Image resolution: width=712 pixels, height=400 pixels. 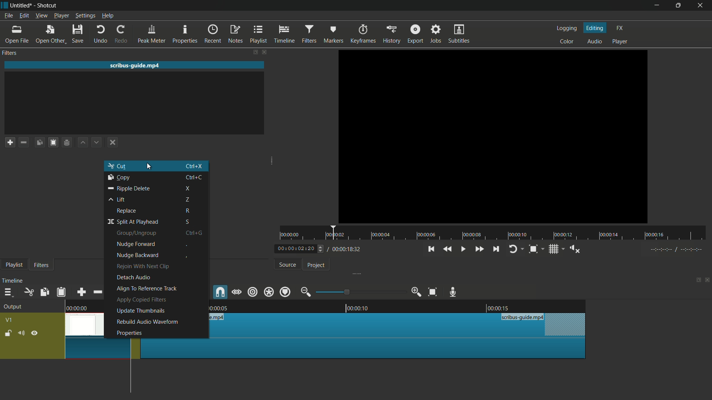 What do you see at coordinates (84, 16) in the screenshot?
I see `settings menu` at bounding box center [84, 16].